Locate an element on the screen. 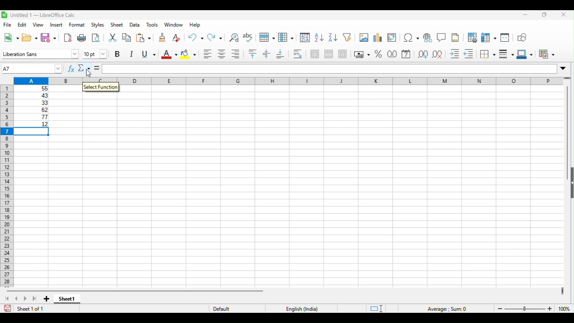 This screenshot has width=574, height=323. export pdf is located at coordinates (67, 38).